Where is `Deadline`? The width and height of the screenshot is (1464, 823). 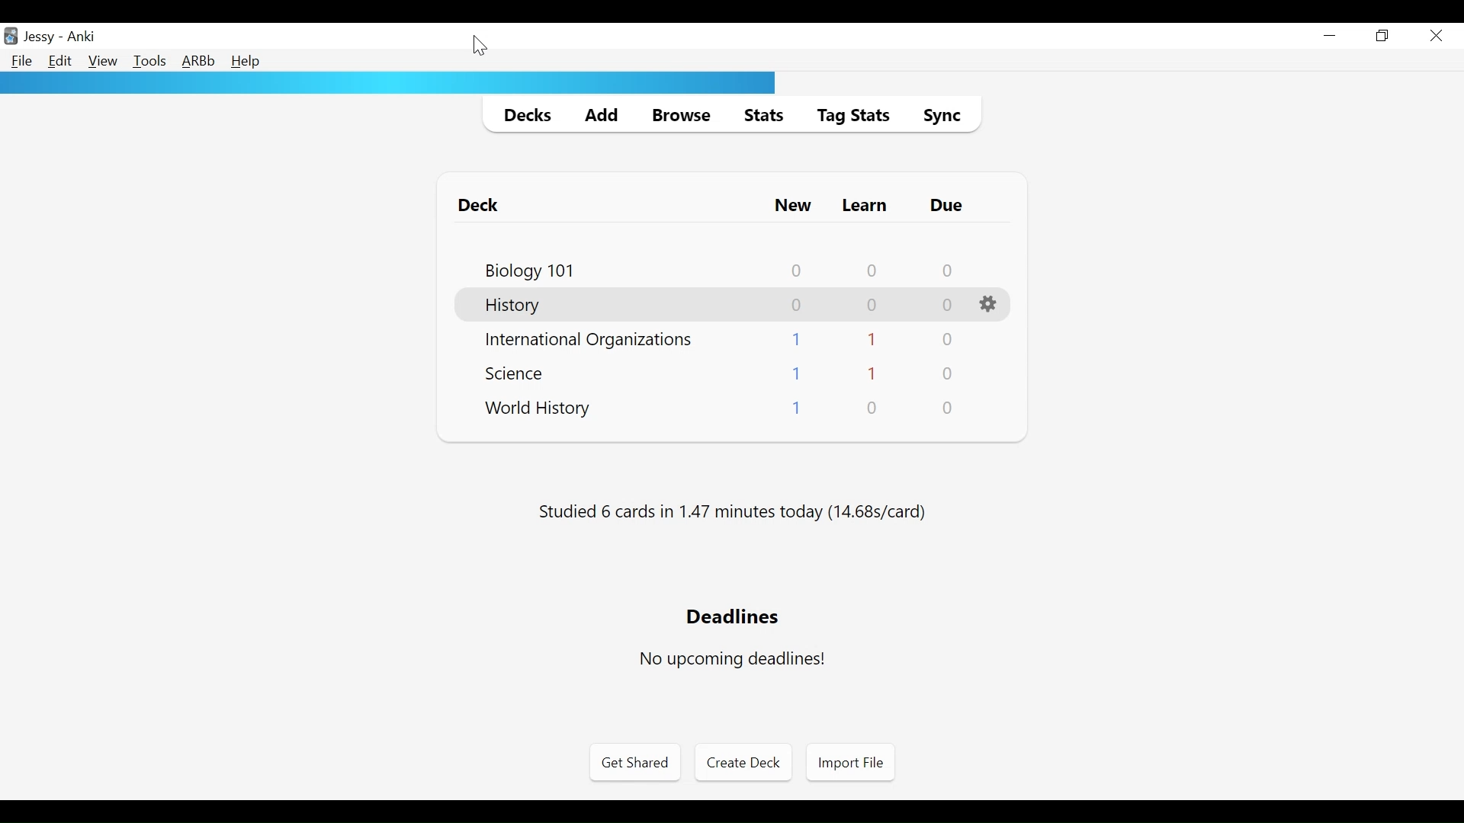
Deadline is located at coordinates (730, 617).